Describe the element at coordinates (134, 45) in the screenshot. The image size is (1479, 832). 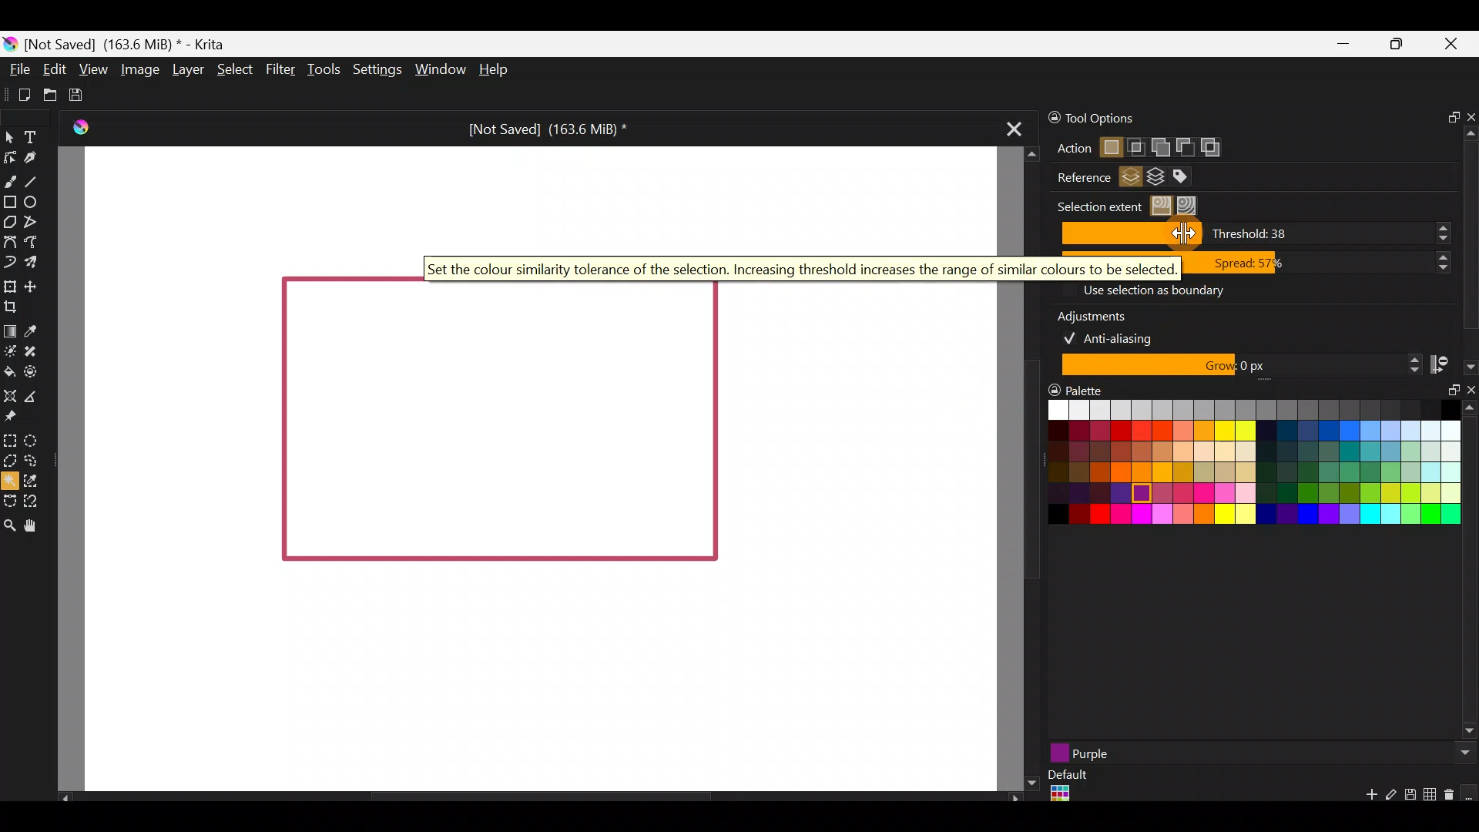
I see `[Not Saved] (163.6 MiB) * - Krita` at that location.